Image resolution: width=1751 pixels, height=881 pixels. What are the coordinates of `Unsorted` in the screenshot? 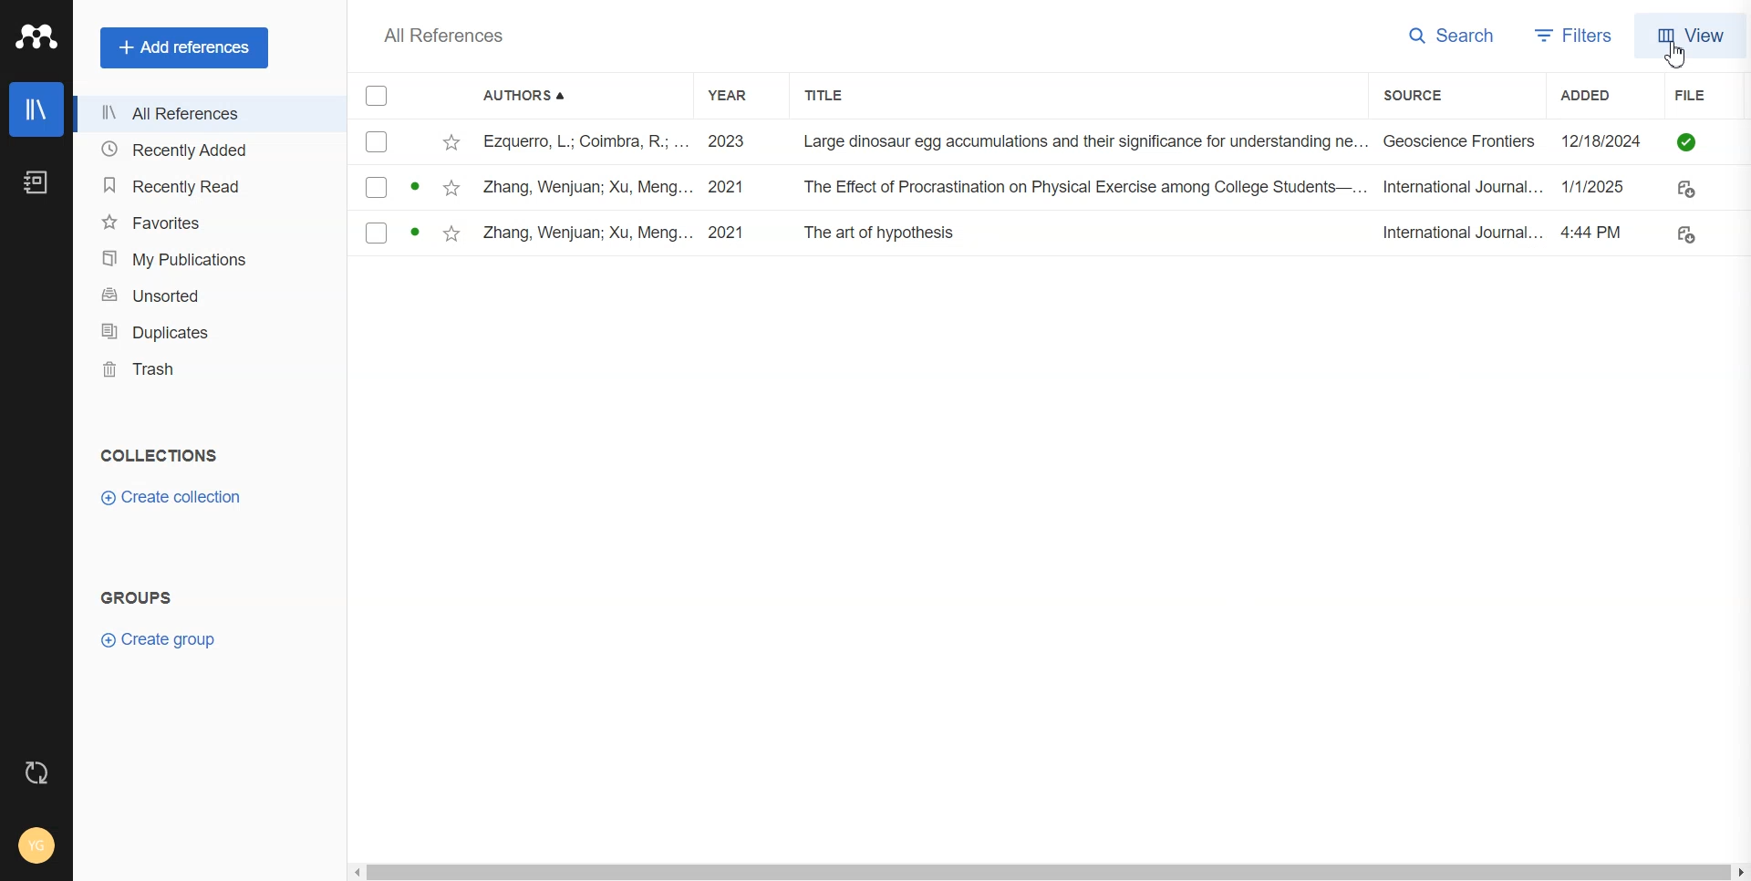 It's located at (196, 295).